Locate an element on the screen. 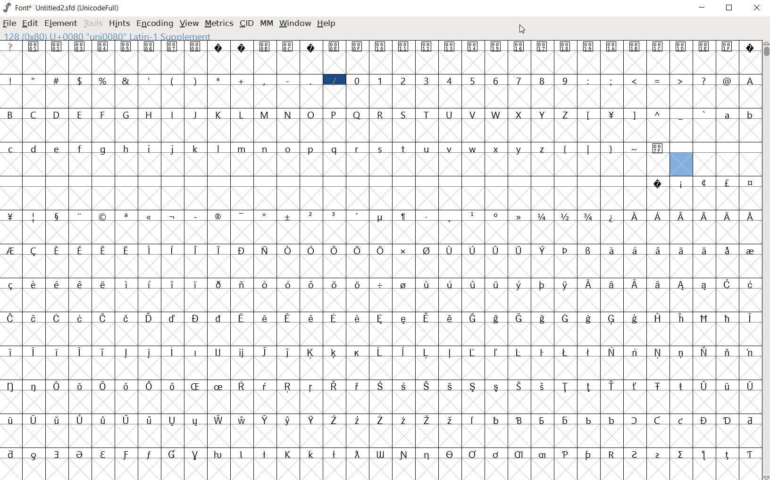 The image size is (770, 480). glyph is located at coordinates (172, 284).